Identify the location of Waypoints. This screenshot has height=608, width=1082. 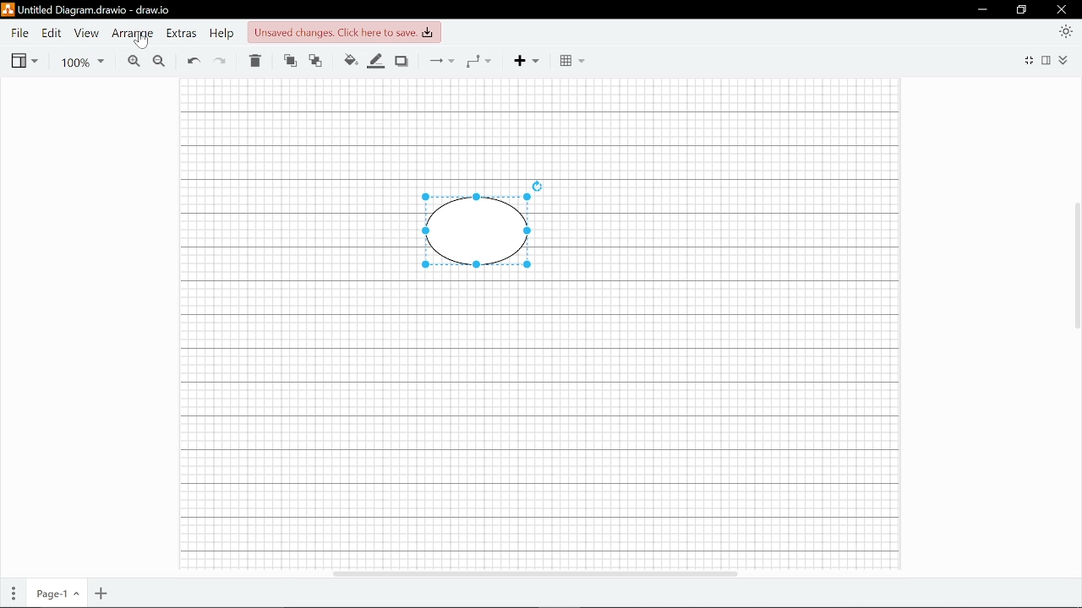
(478, 61).